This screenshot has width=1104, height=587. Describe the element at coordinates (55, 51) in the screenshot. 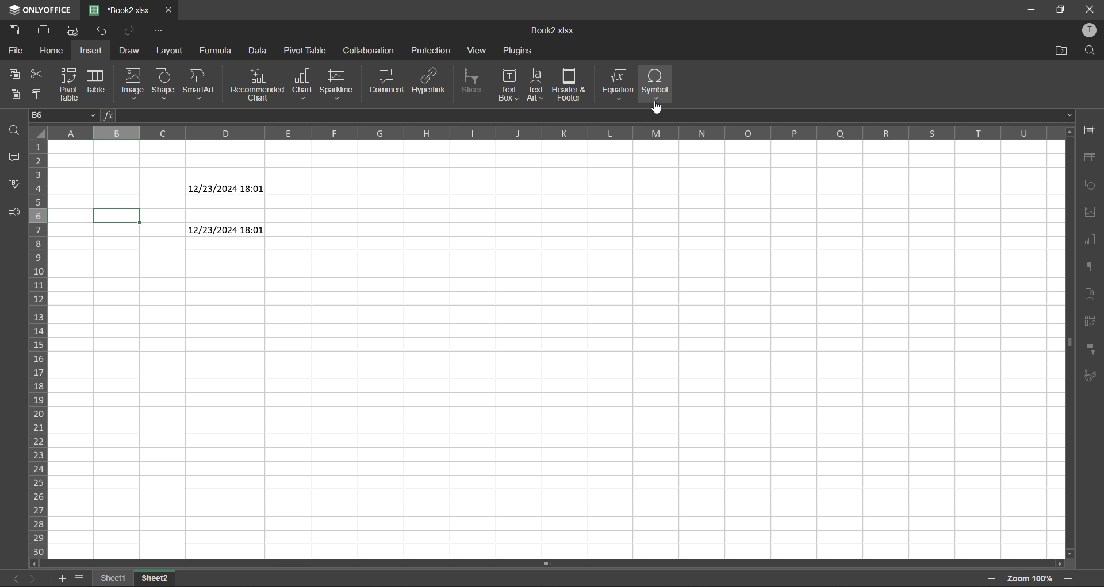

I see `home` at that location.